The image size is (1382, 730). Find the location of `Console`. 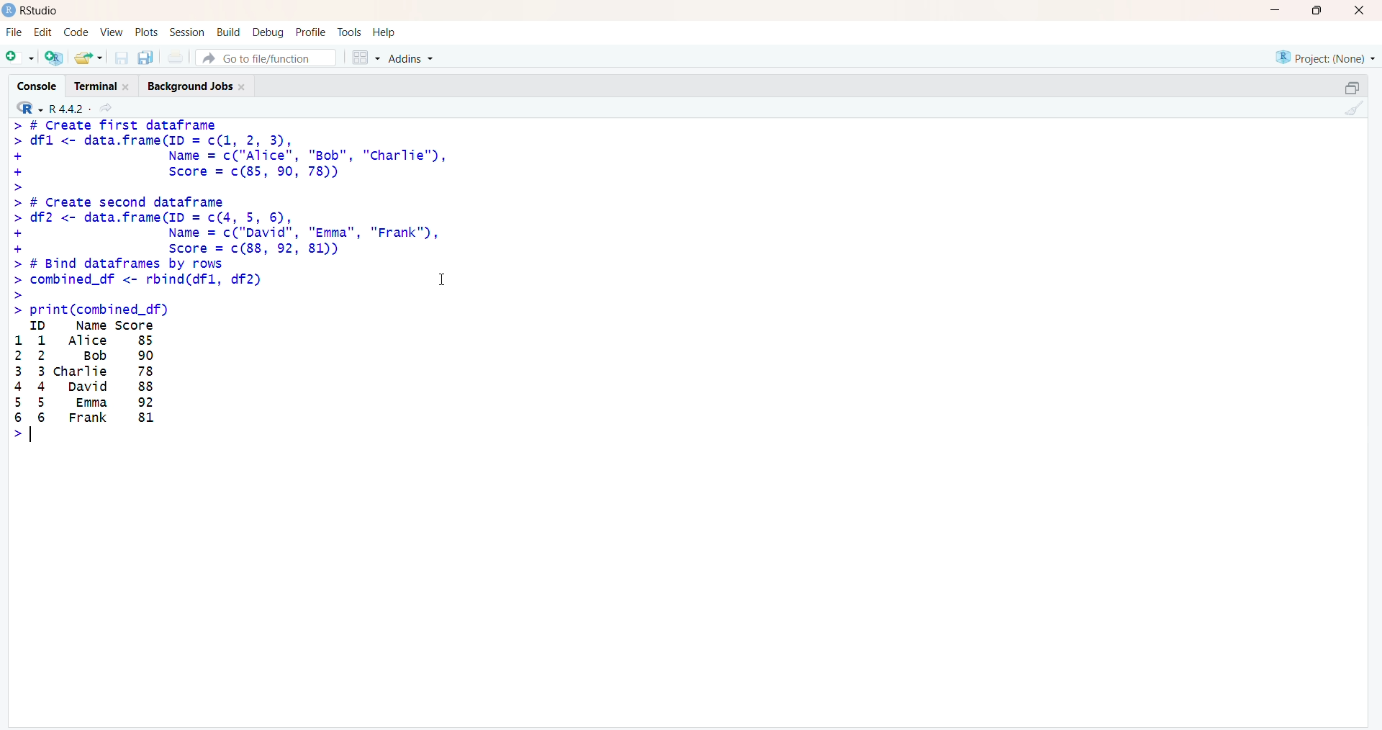

Console is located at coordinates (35, 85).